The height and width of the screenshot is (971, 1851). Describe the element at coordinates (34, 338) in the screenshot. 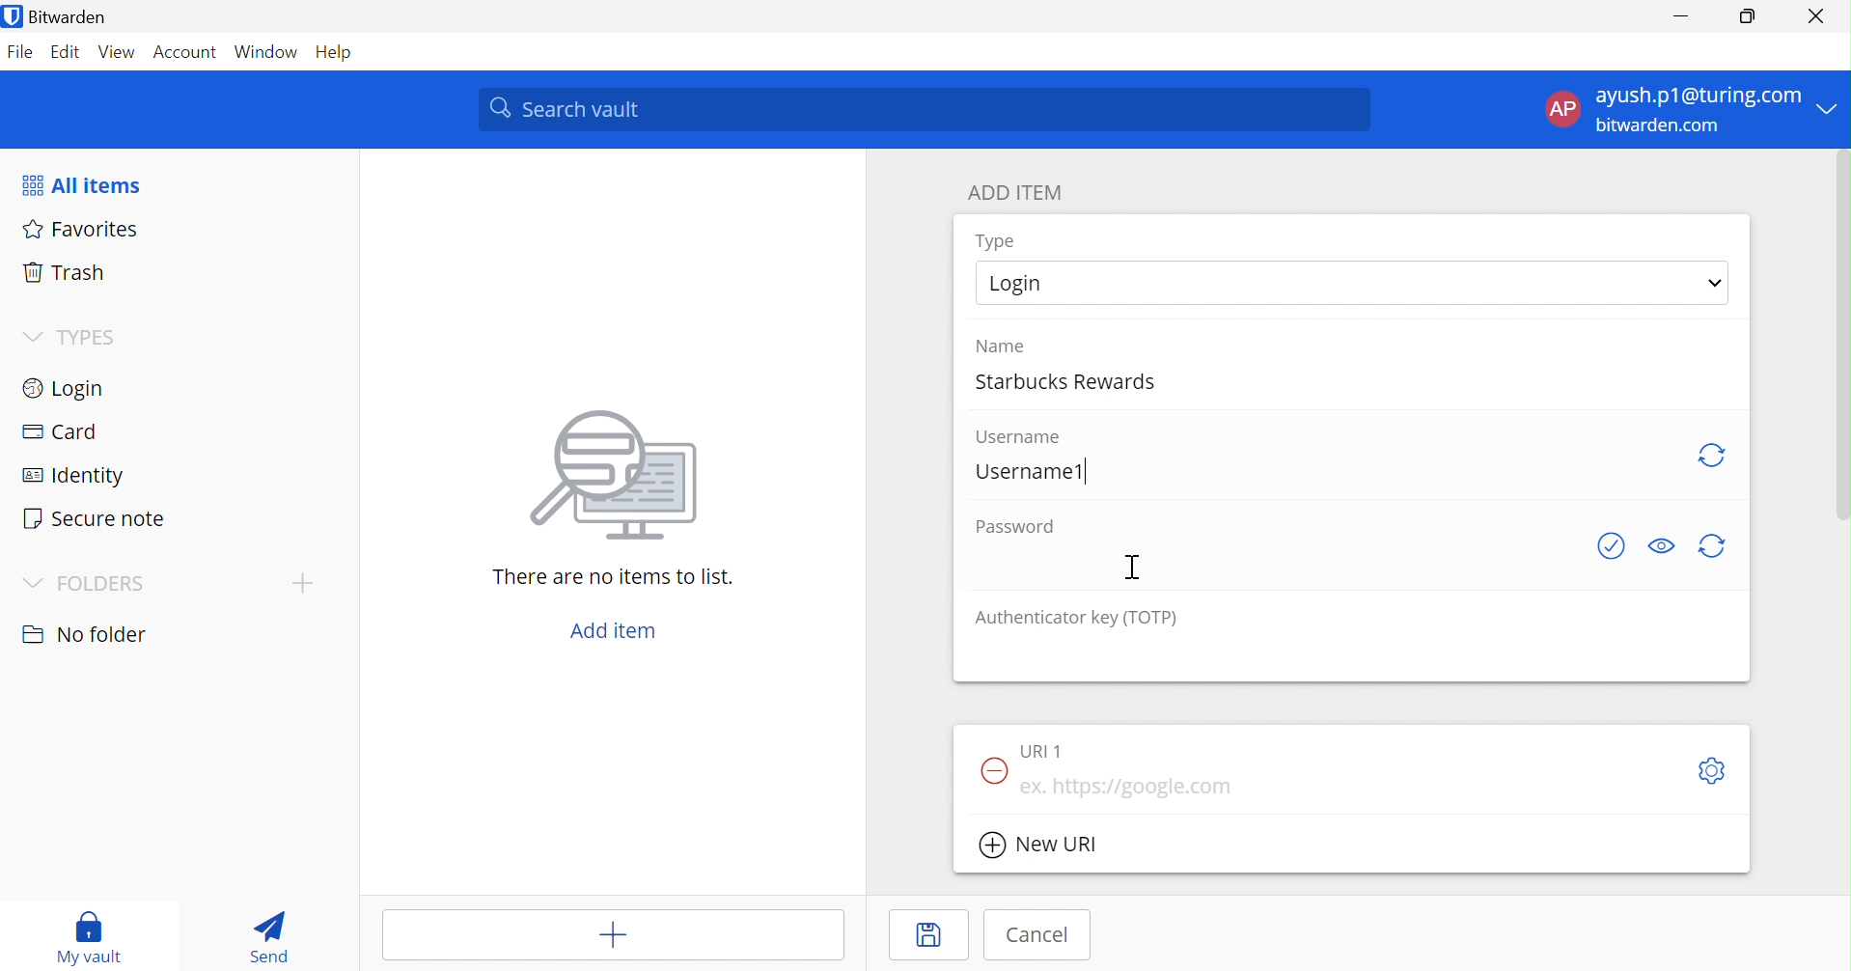

I see `Drop Down` at that location.